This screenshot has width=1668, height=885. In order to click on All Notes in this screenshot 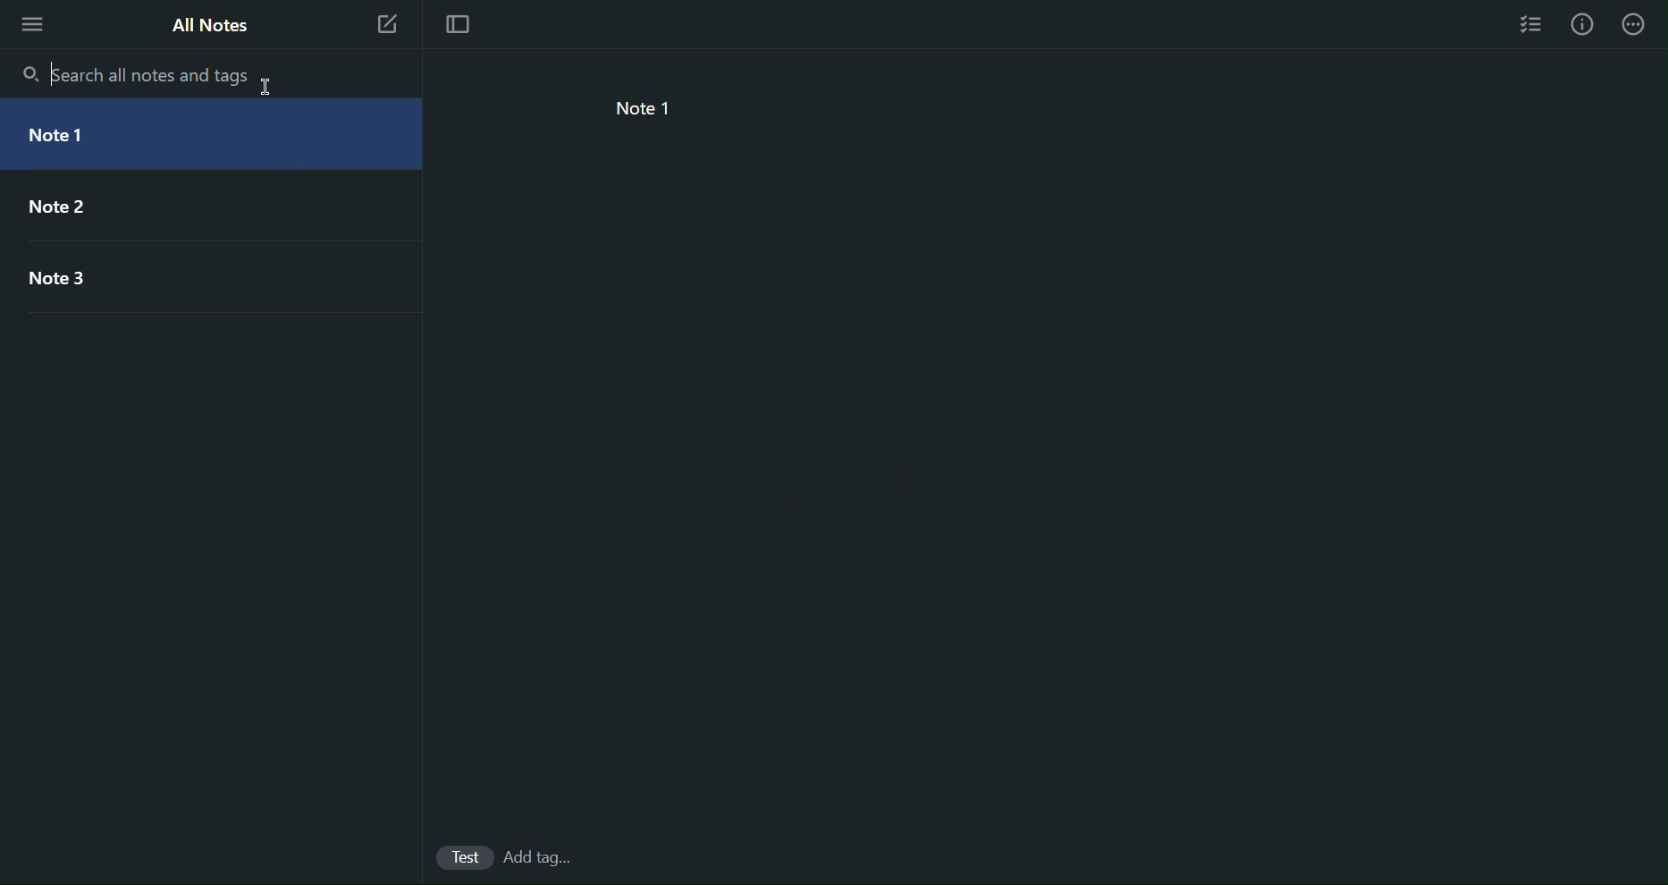, I will do `click(210, 23)`.